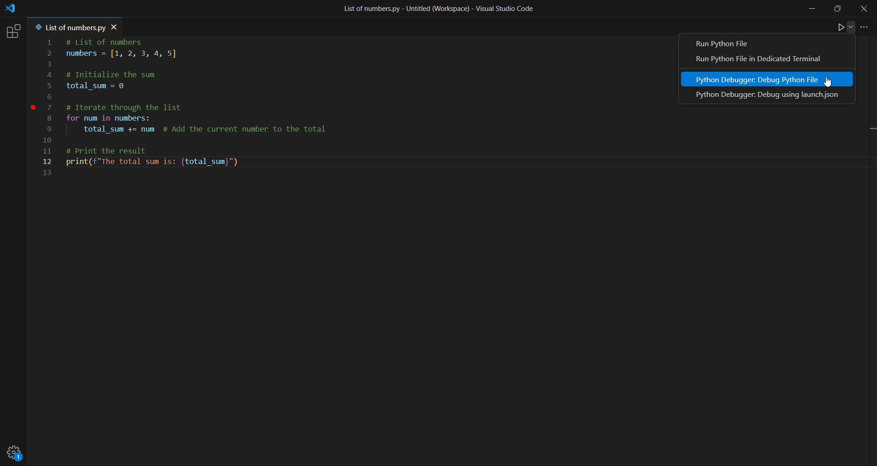 The width and height of the screenshot is (877, 466). I want to click on run python file, so click(729, 44).